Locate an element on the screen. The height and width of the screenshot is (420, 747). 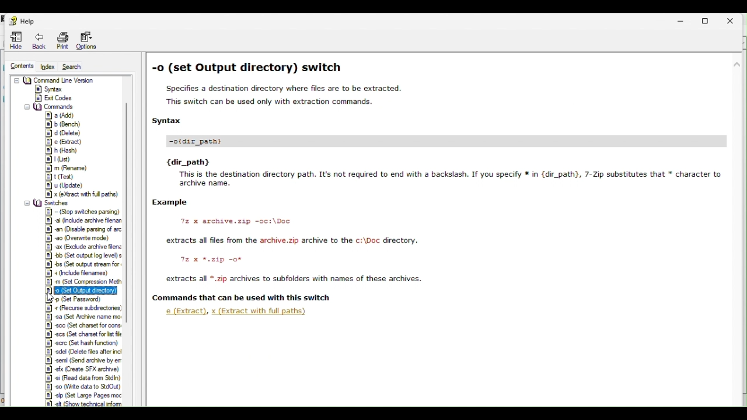
Set output directory page is located at coordinates (444, 179).